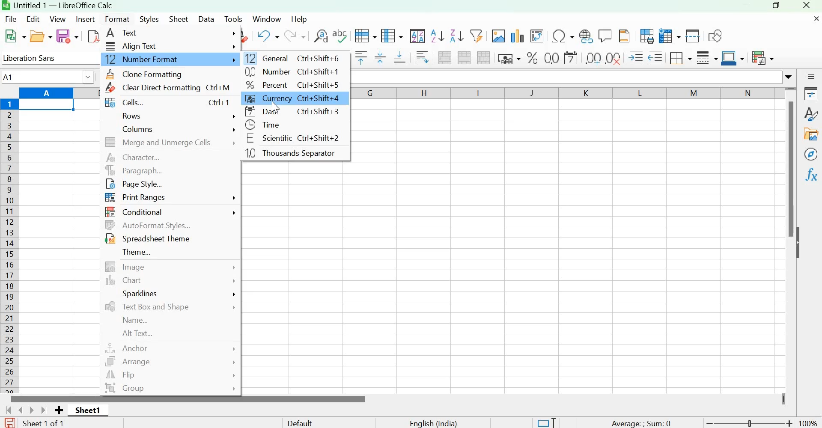  Describe the element at coordinates (153, 74) in the screenshot. I see `Clone formatting` at that location.